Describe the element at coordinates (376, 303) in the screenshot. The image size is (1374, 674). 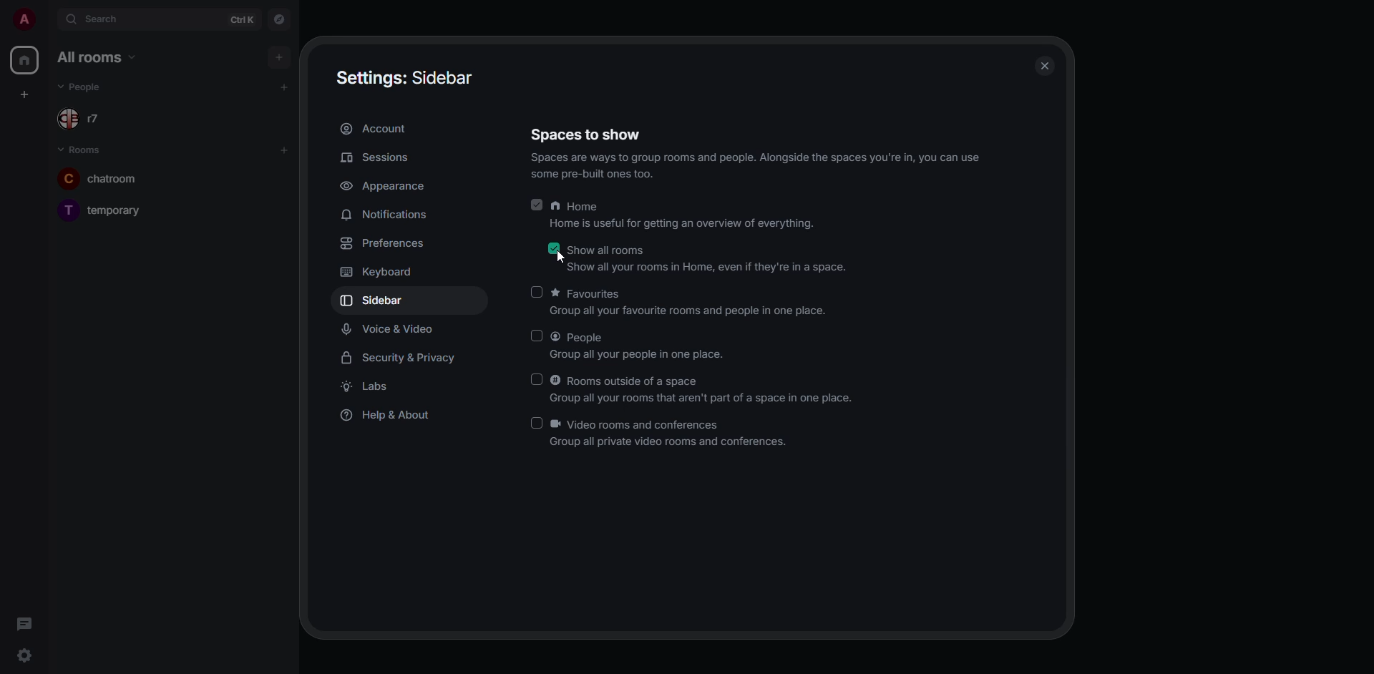
I see `sidebar` at that location.